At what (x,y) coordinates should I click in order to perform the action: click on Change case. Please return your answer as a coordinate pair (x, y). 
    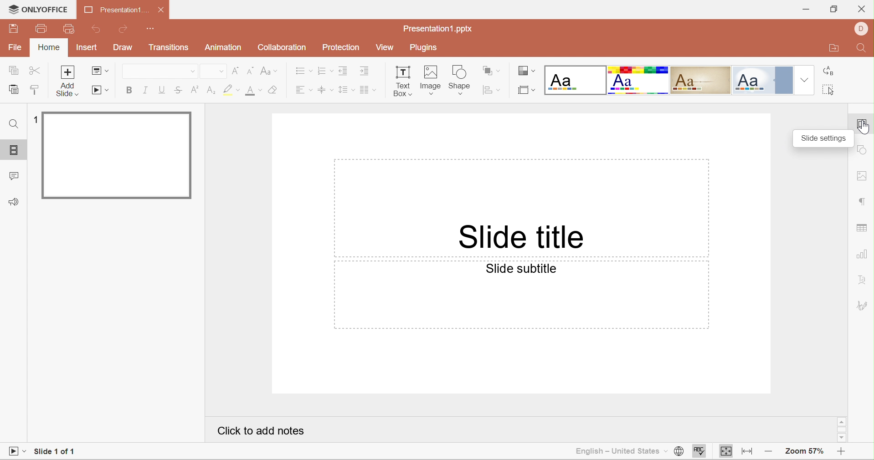
    Looking at the image, I should click on (267, 70).